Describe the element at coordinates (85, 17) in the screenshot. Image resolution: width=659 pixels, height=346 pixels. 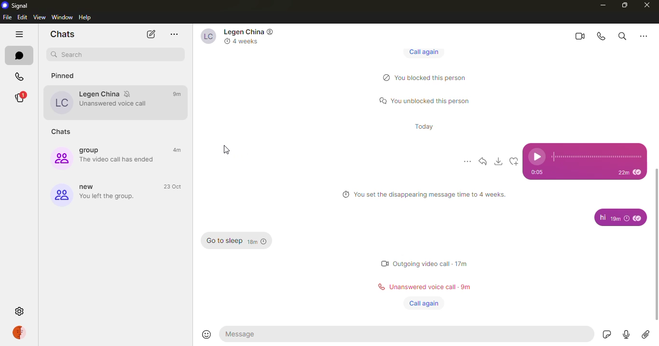
I see `help` at that location.